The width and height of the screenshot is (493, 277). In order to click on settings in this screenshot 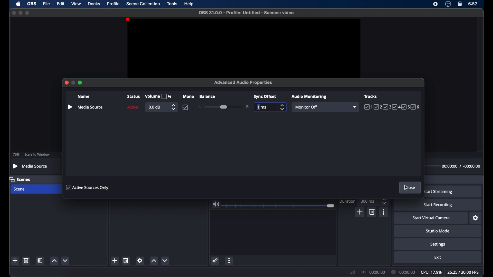, I will do `click(437, 244)`.